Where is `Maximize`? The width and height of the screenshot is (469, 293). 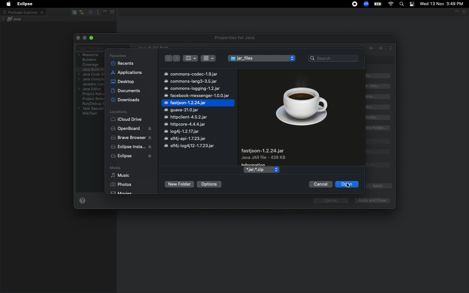 Maximize is located at coordinates (114, 13).